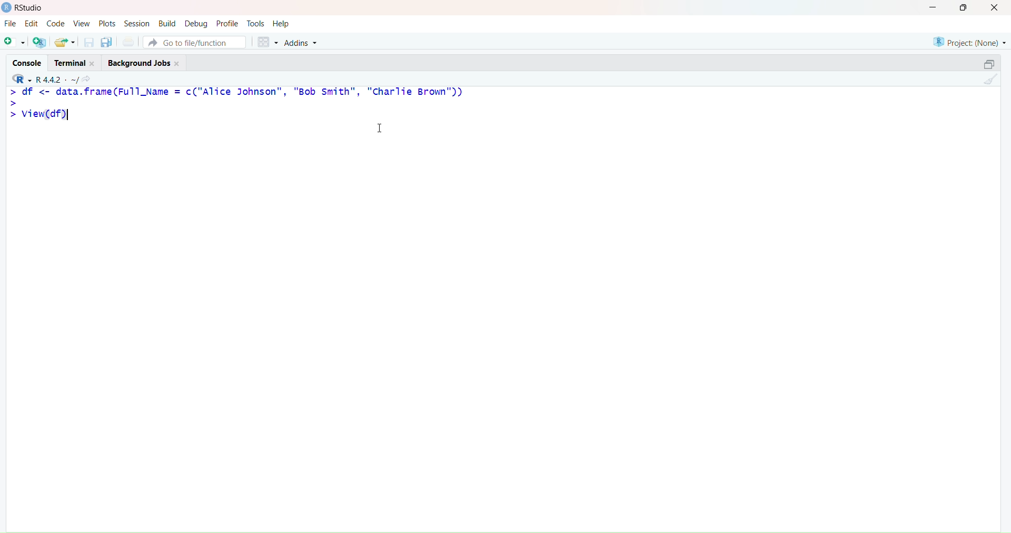 The width and height of the screenshot is (1011, 533). I want to click on Go to file/function, so click(195, 42).